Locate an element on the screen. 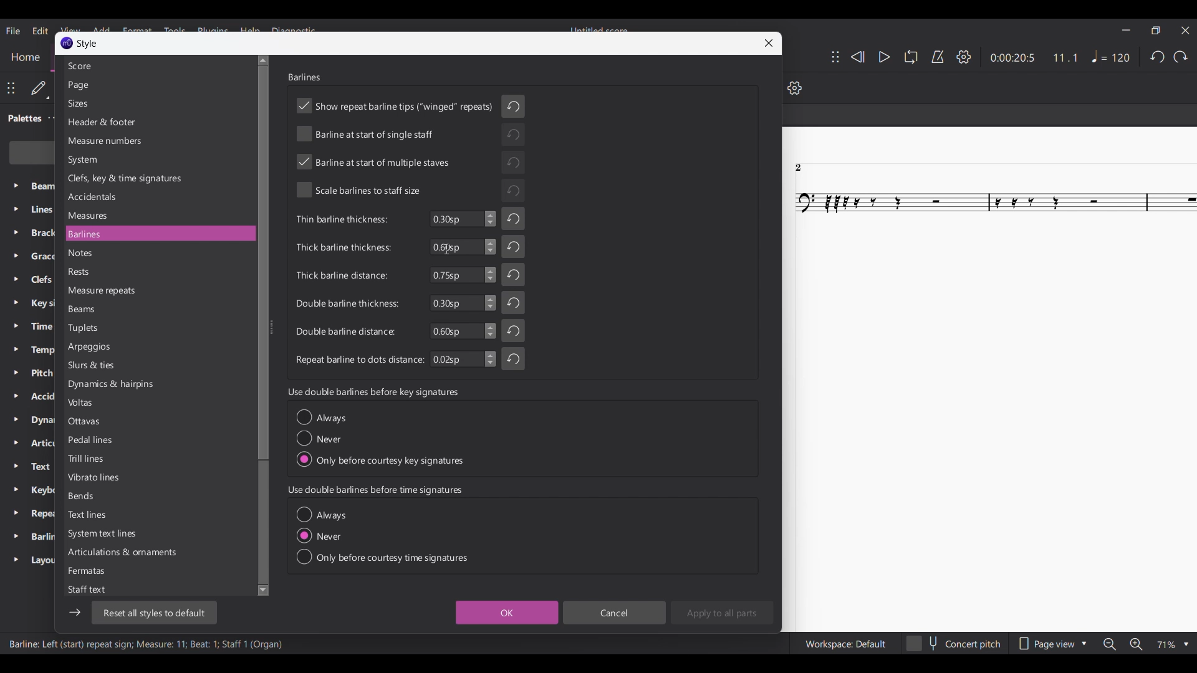 The width and height of the screenshot is (1197, 673). Vertical slide bar is located at coordinates (262, 325).